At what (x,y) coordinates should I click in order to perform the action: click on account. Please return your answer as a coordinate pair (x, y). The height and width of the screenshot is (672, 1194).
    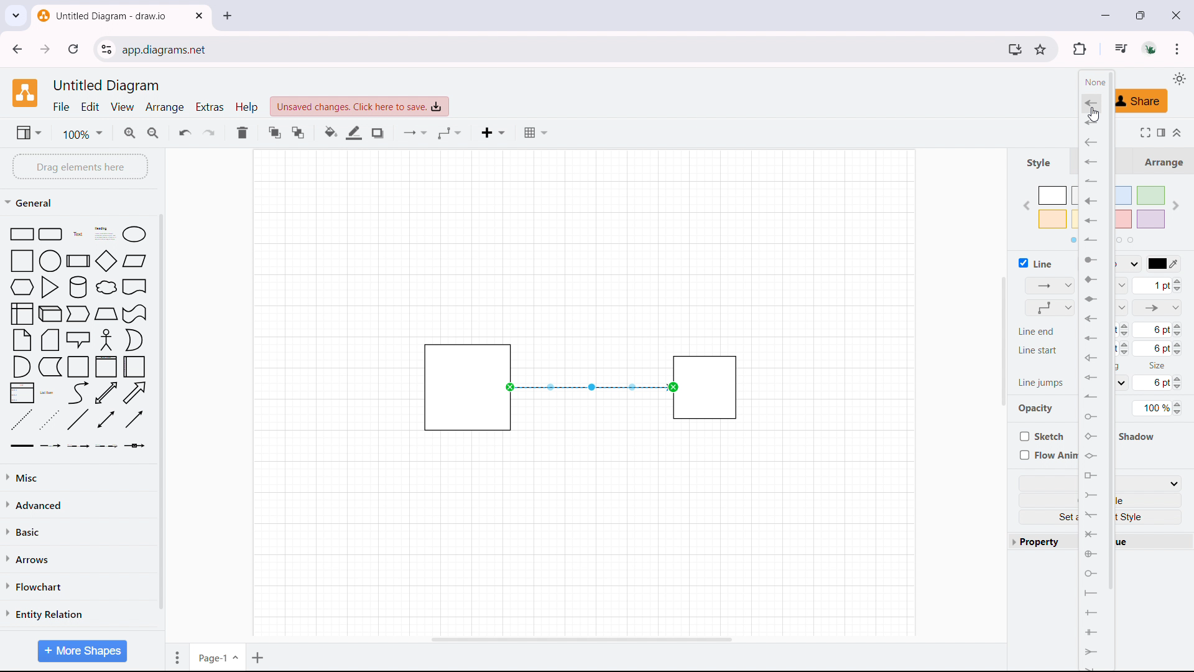
    Looking at the image, I should click on (1151, 49).